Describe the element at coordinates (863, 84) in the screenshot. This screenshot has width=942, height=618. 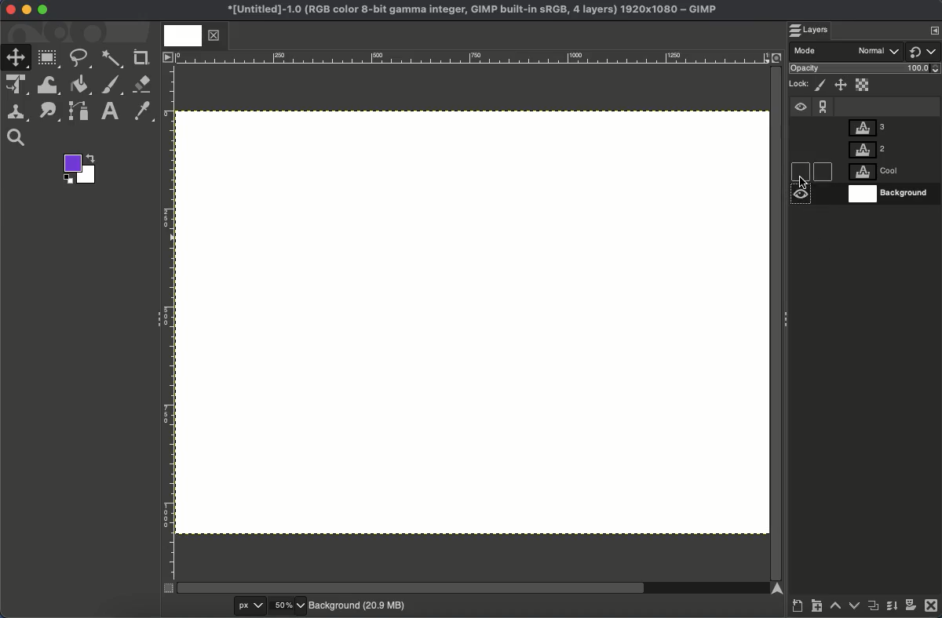
I see `Alpha` at that location.